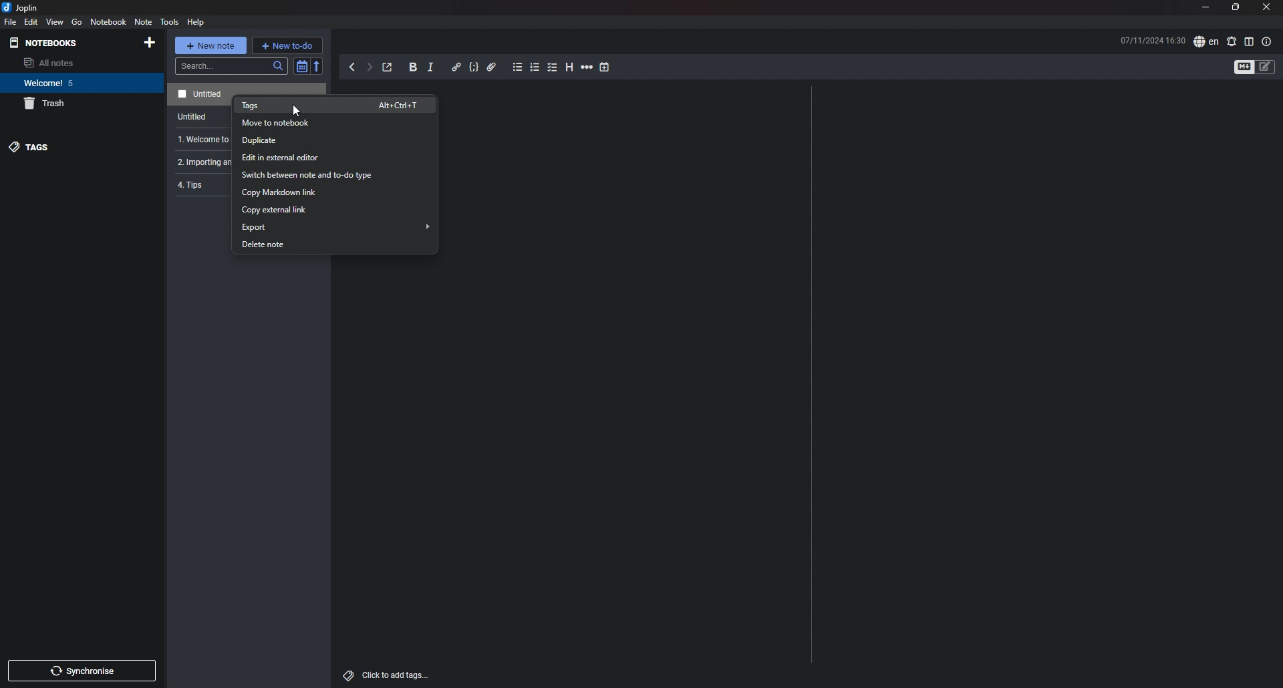  I want to click on minimize, so click(1205, 9).